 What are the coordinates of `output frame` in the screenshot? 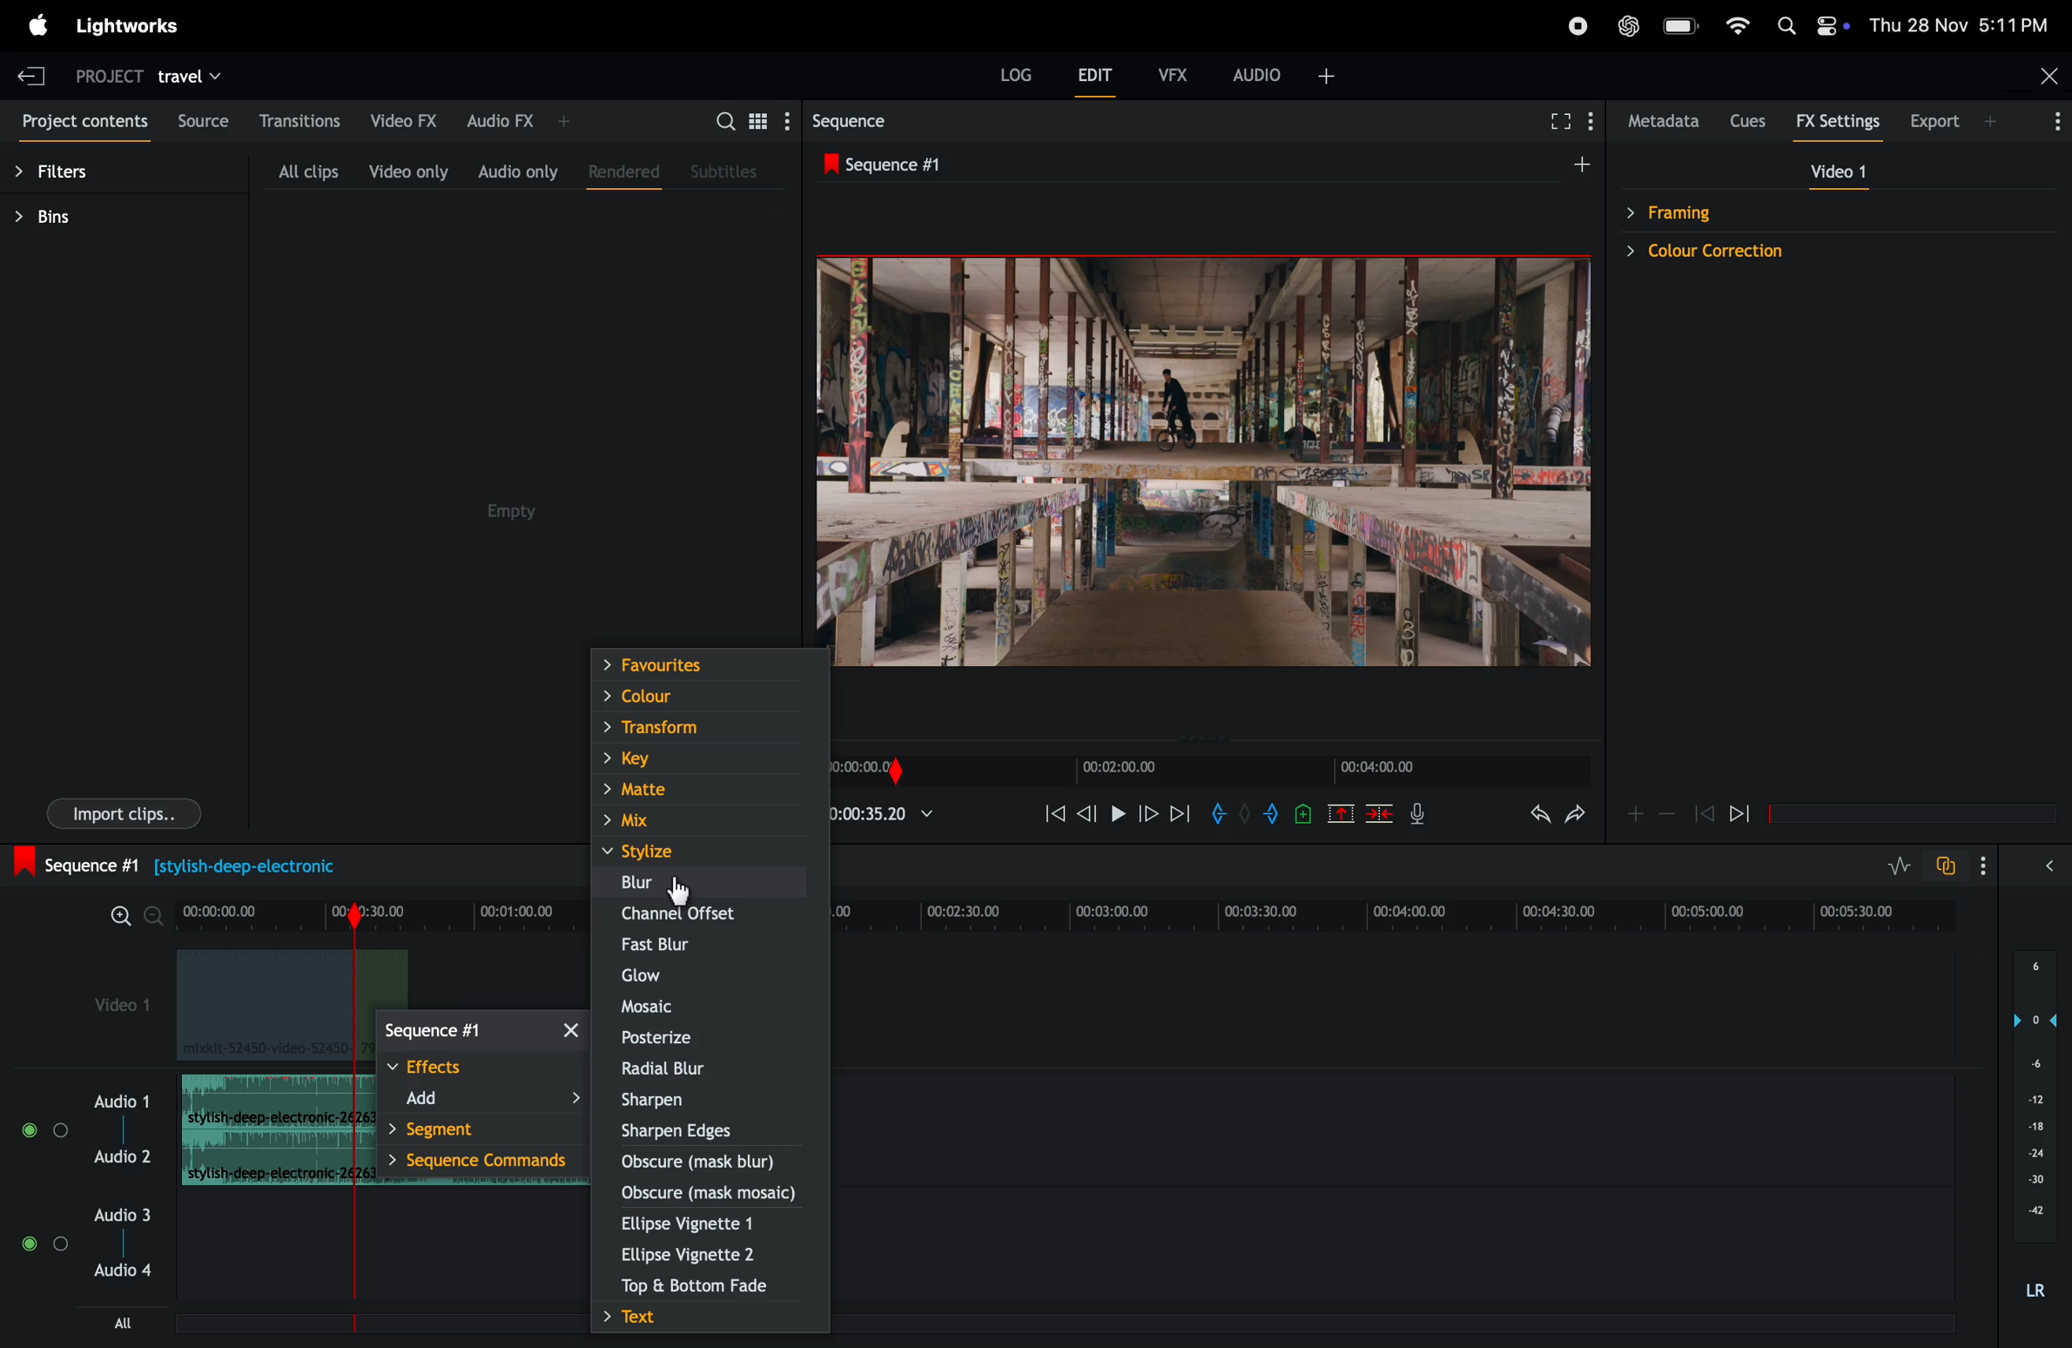 It's located at (1208, 472).